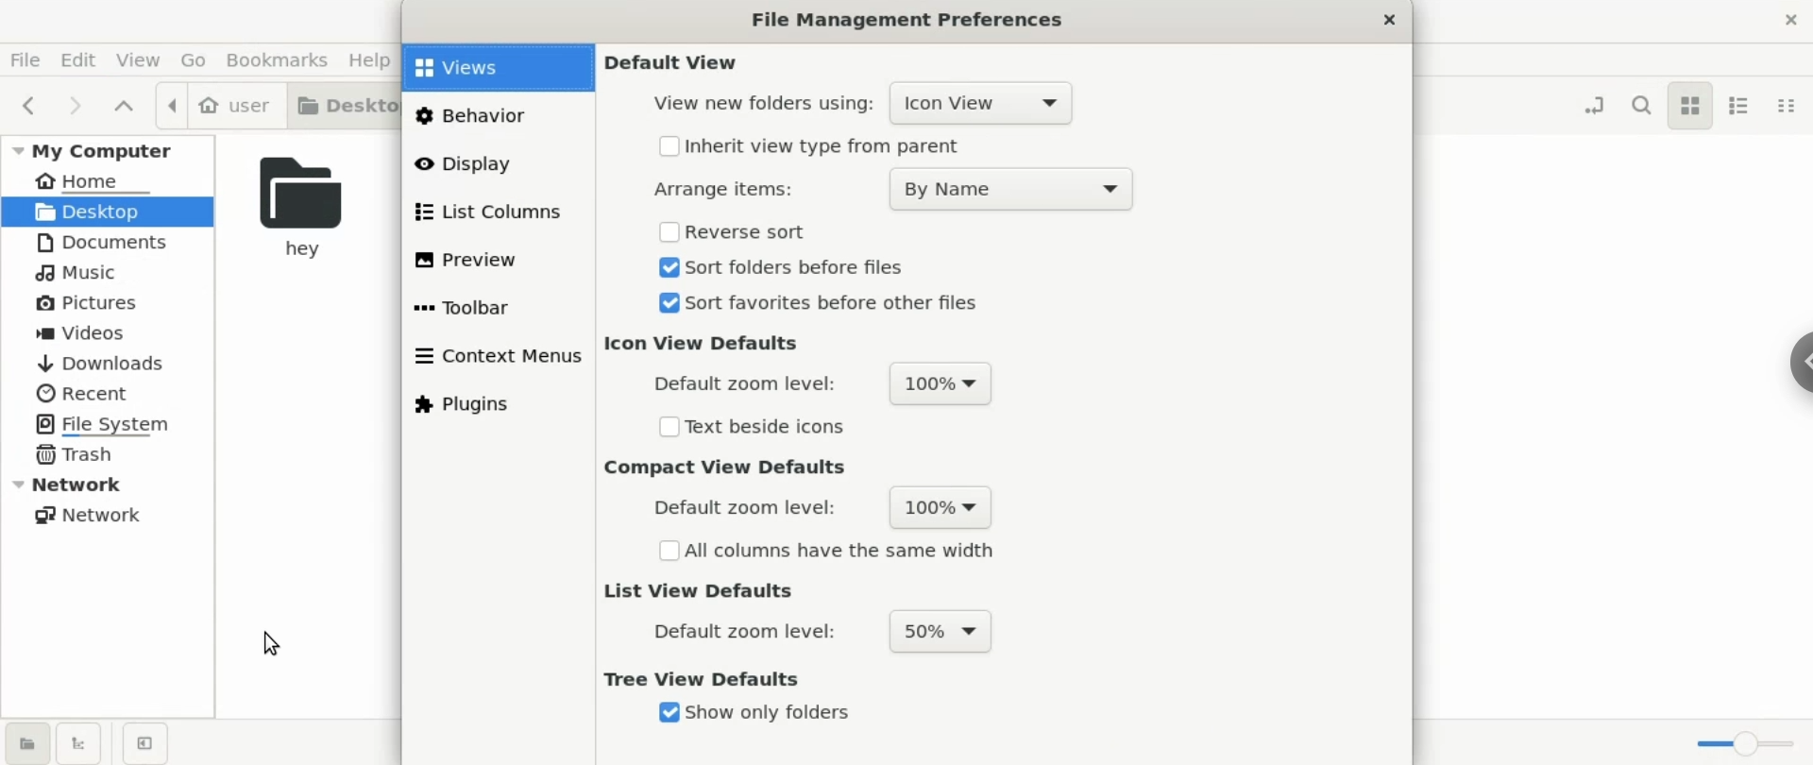 The height and width of the screenshot is (765, 1813). I want to click on show places, so click(25, 744).